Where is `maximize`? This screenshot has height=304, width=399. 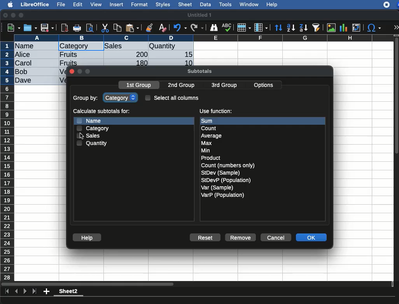
maximize is located at coordinates (22, 16).